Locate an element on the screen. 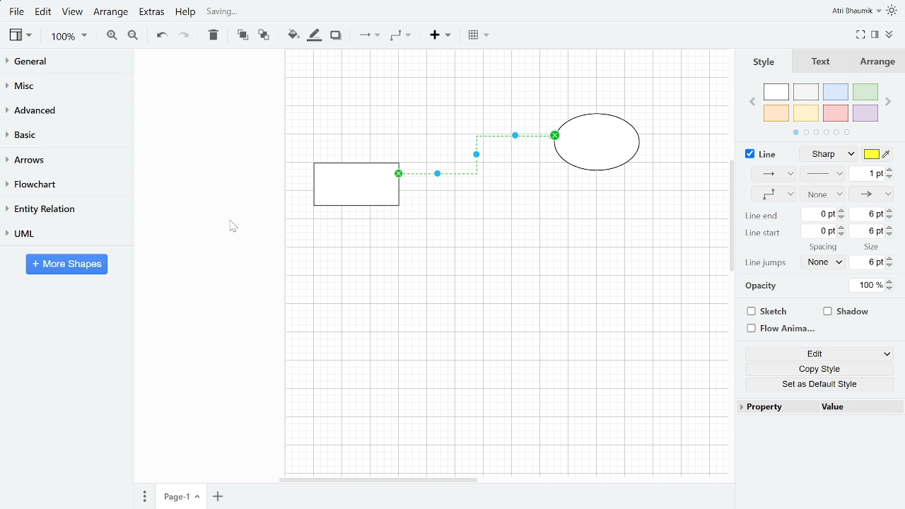  Cursor is located at coordinates (230, 226).